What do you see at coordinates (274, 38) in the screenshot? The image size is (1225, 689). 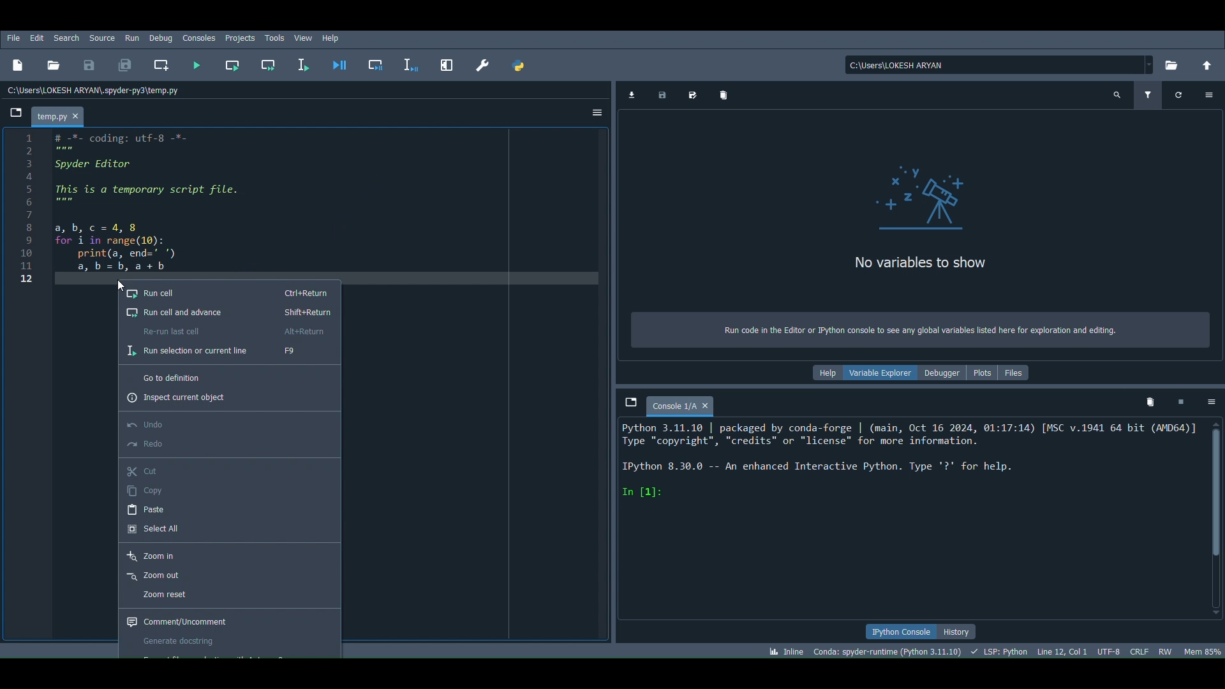 I see `Tools` at bounding box center [274, 38].